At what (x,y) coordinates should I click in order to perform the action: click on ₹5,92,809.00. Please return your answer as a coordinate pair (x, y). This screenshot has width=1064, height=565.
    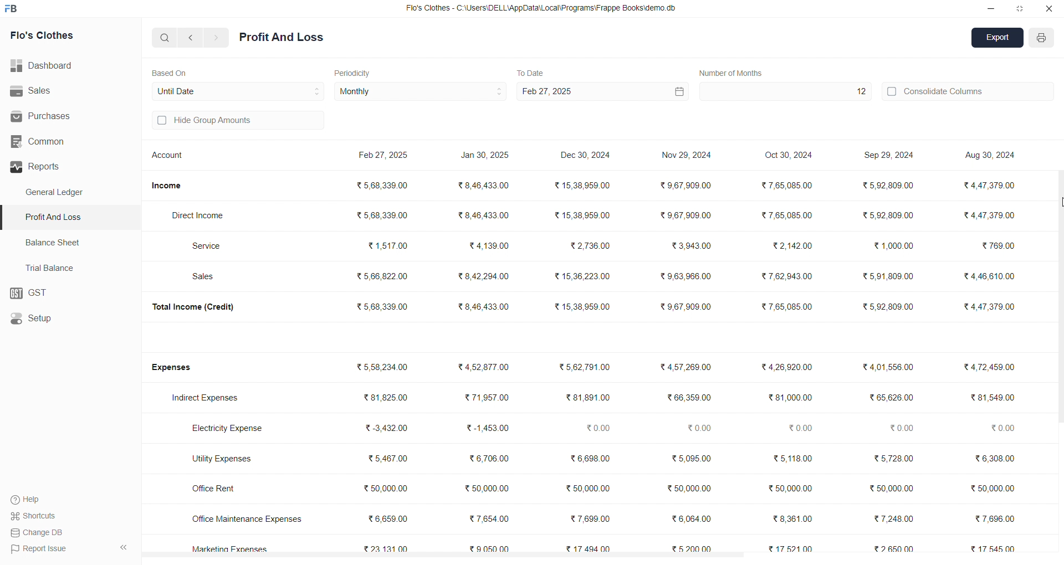
    Looking at the image, I should click on (891, 216).